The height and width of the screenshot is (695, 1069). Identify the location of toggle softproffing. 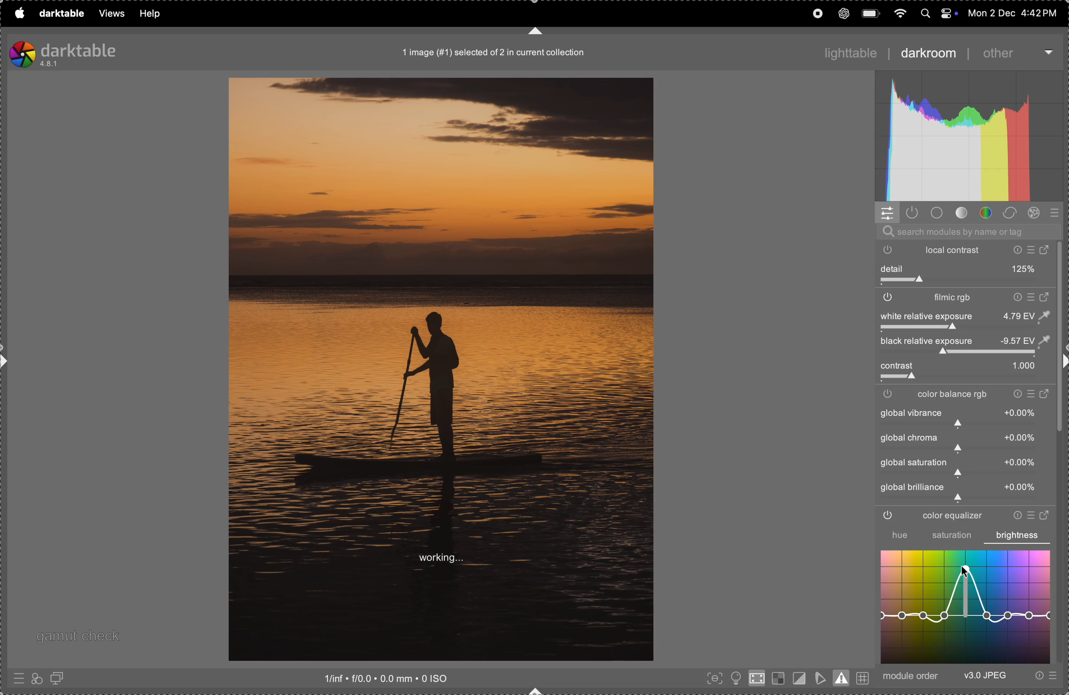
(820, 677).